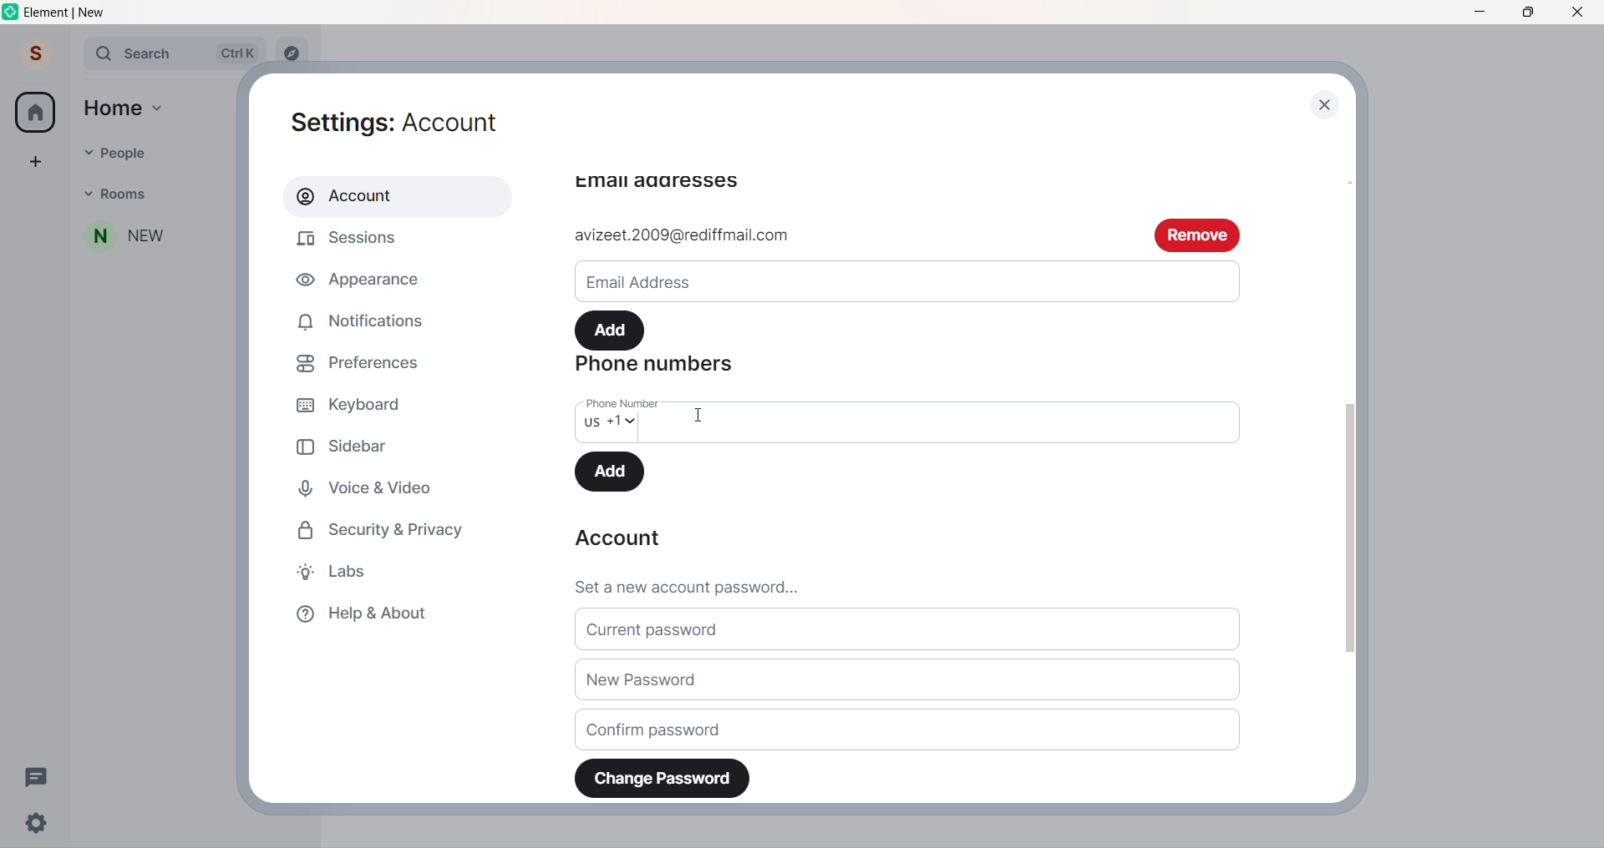 The width and height of the screenshot is (1604, 848). What do you see at coordinates (914, 584) in the screenshot?
I see `Set a new password` at bounding box center [914, 584].